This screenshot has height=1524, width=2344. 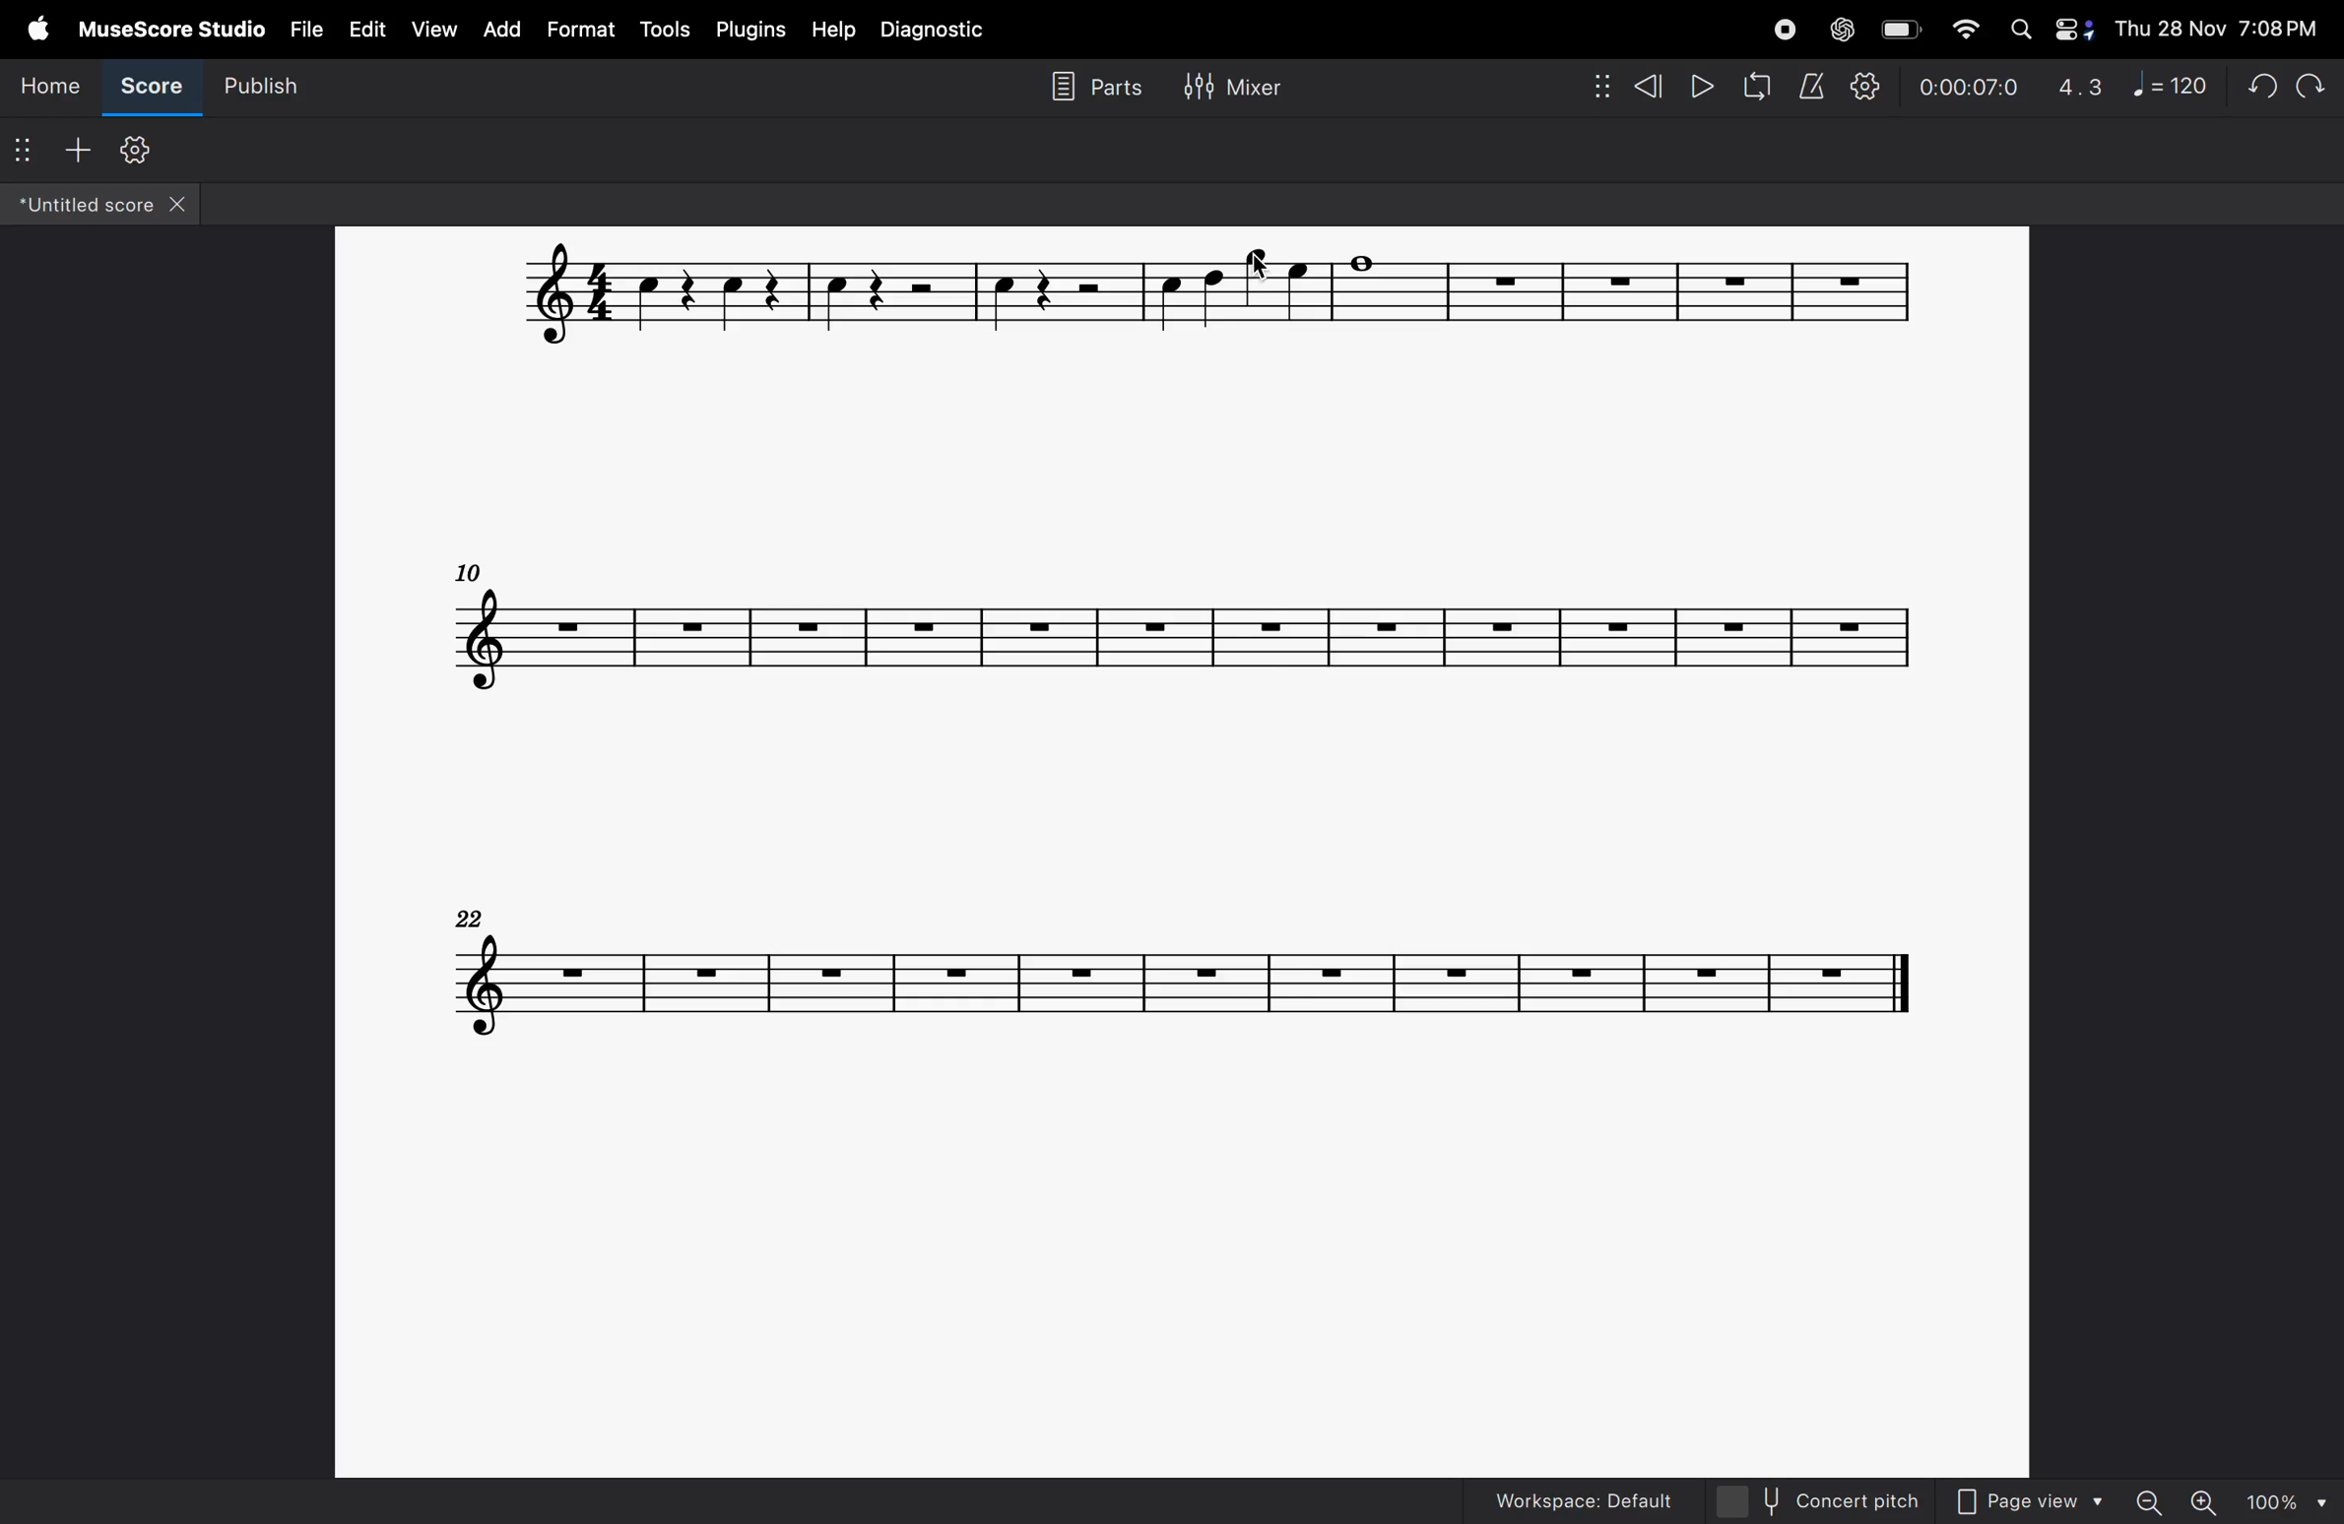 I want to click on Cursor, so click(x=1243, y=268).